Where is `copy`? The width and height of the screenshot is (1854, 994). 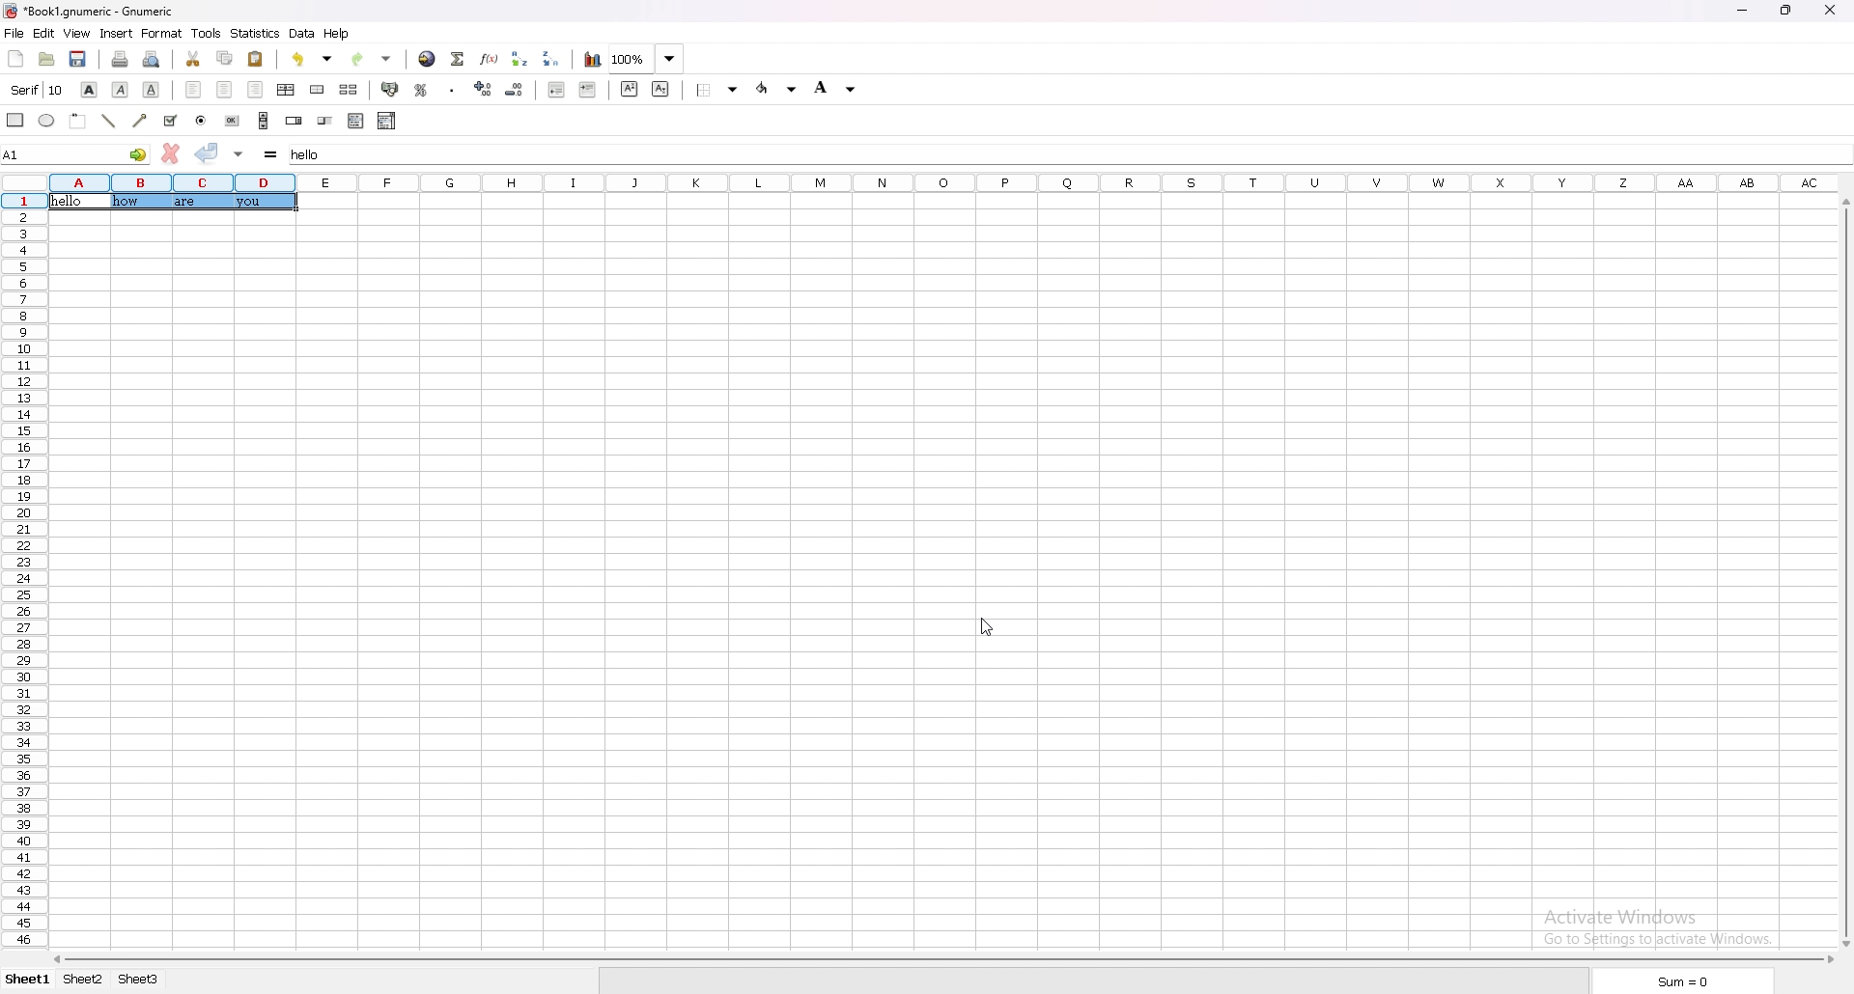
copy is located at coordinates (224, 58).